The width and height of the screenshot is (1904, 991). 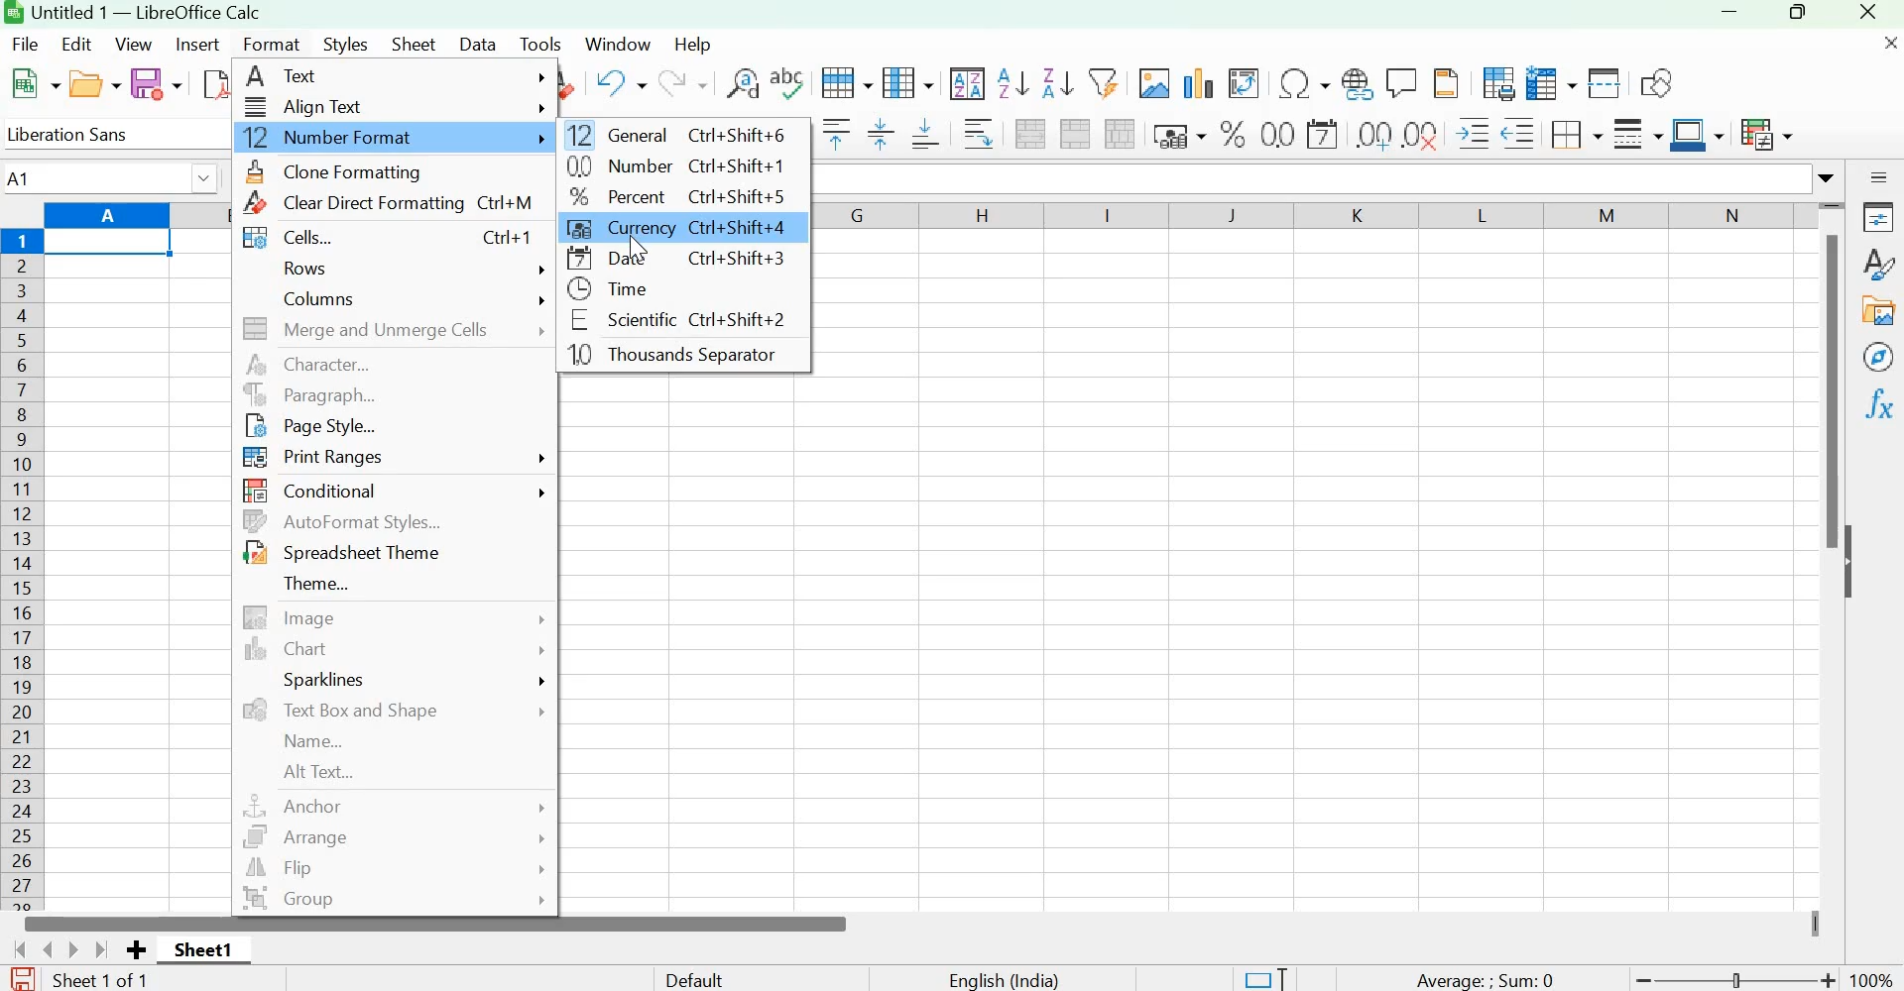 I want to click on Clear Direct Formatting, so click(x=381, y=204).